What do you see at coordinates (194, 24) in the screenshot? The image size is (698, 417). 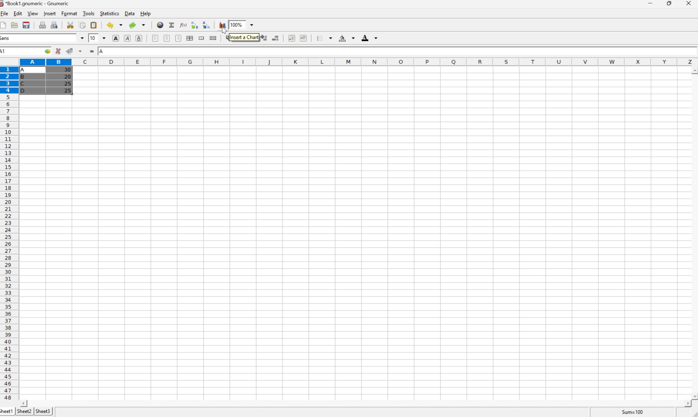 I see `Sort the selected region in descending order based on the first column selected` at bounding box center [194, 24].